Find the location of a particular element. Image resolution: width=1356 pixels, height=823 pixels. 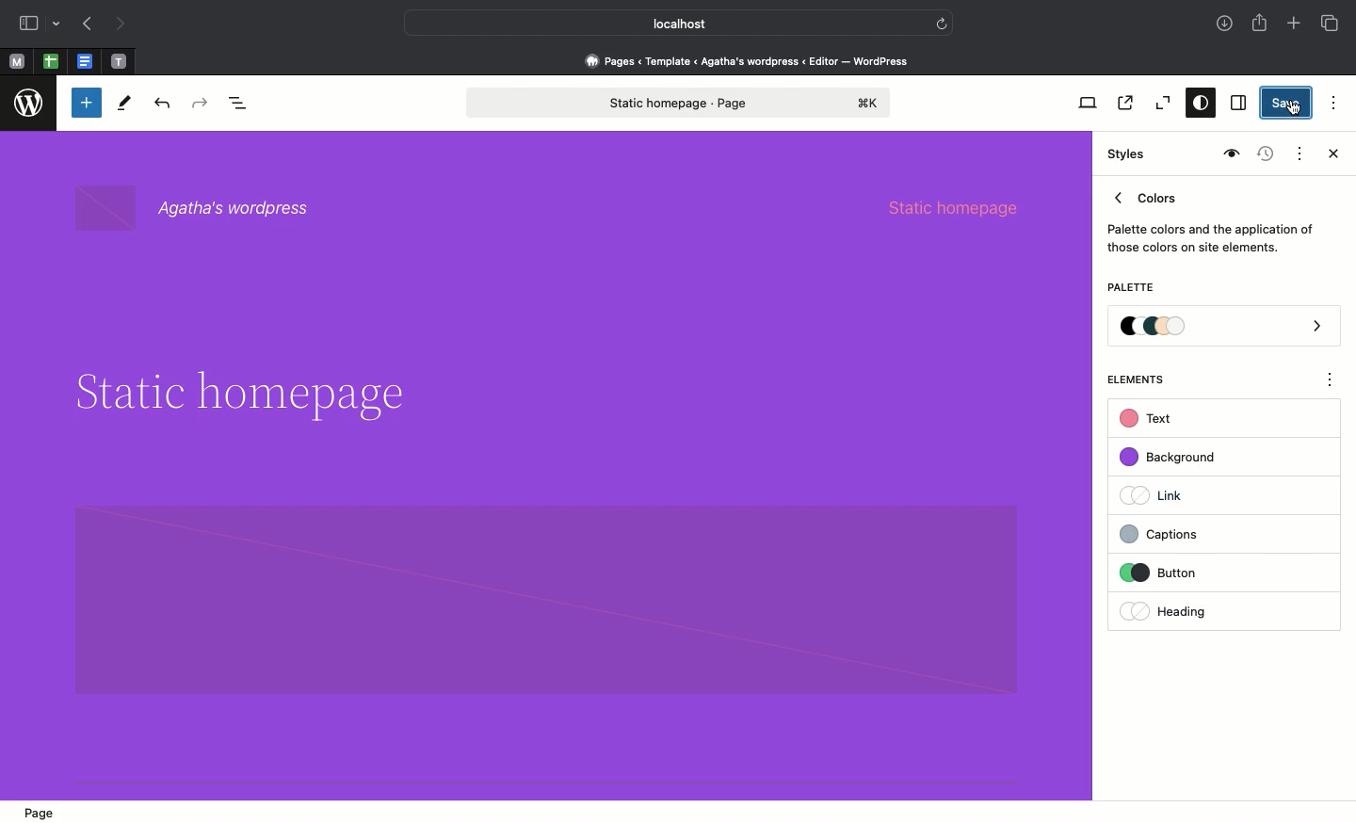

captions is located at coordinates (1192, 531).